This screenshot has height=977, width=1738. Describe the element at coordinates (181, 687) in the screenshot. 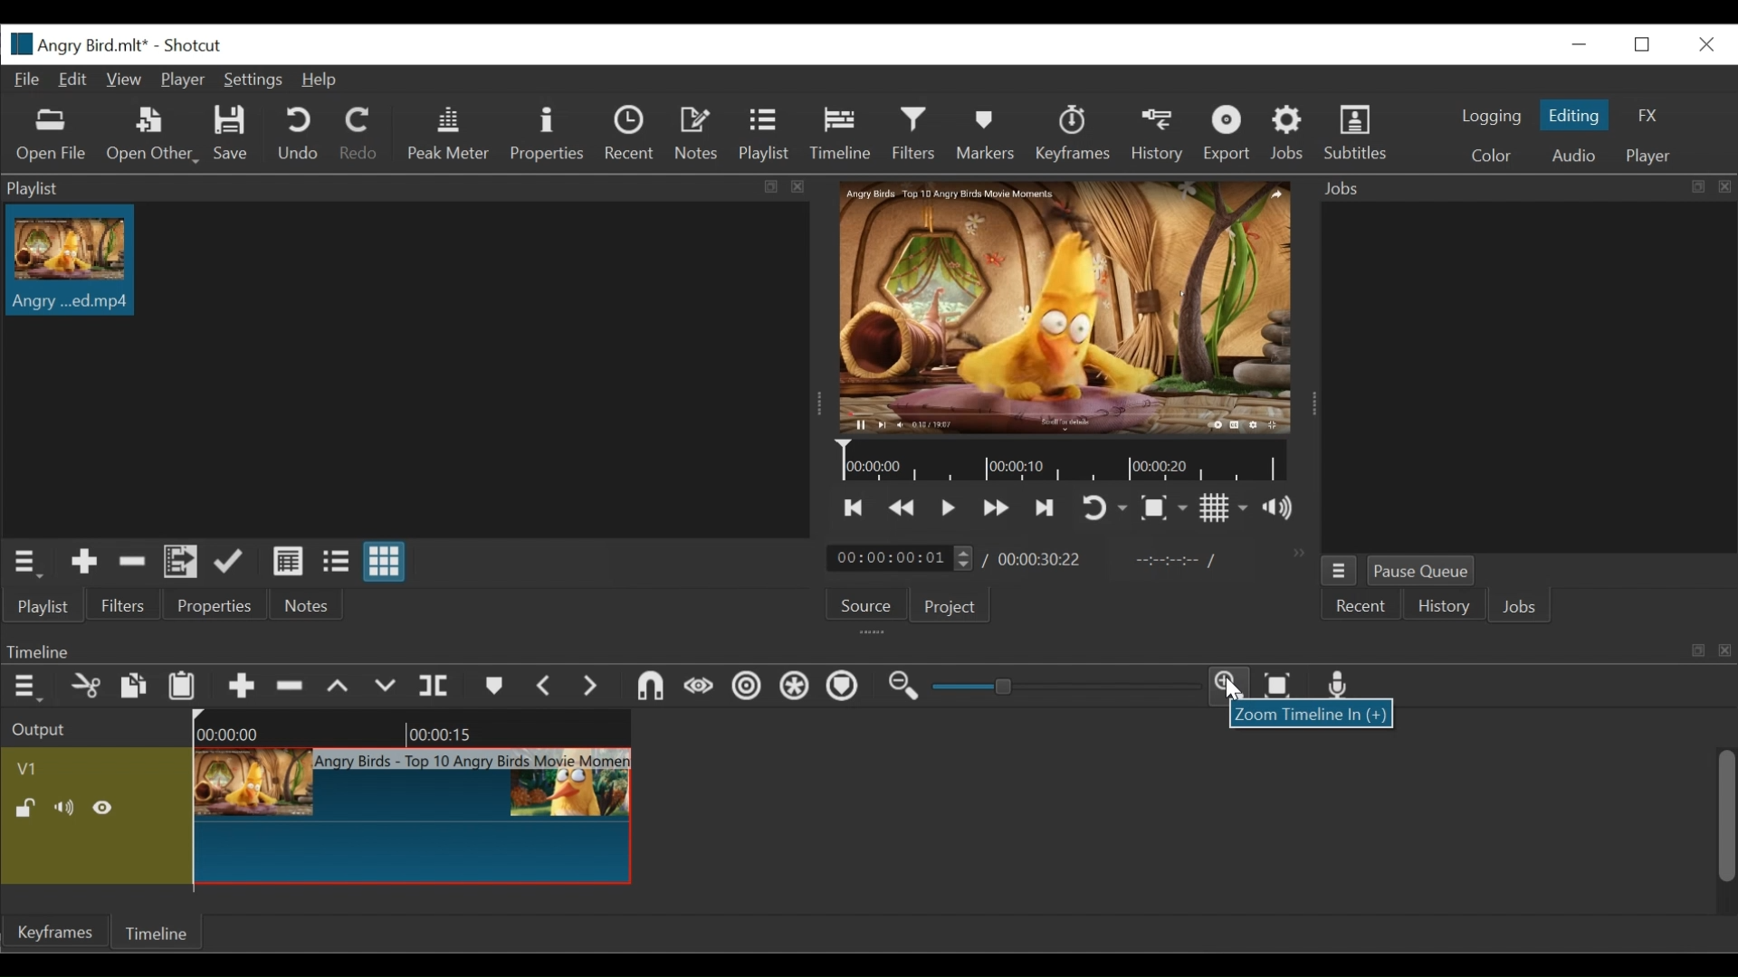

I see `Paste` at that location.